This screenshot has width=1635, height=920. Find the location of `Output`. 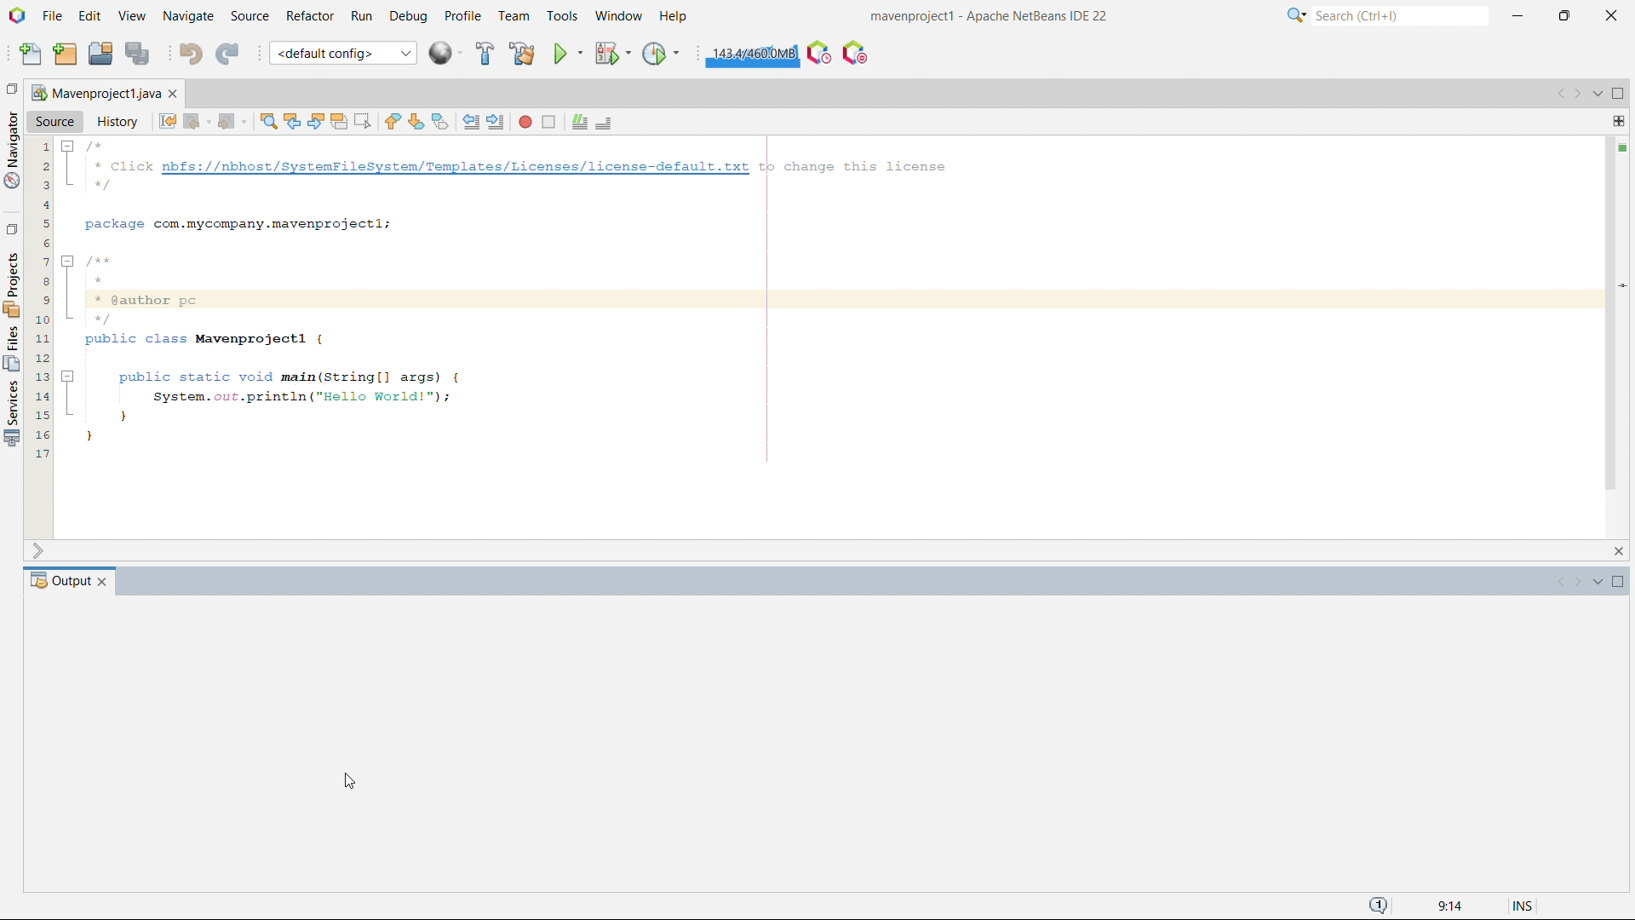

Output is located at coordinates (56, 581).